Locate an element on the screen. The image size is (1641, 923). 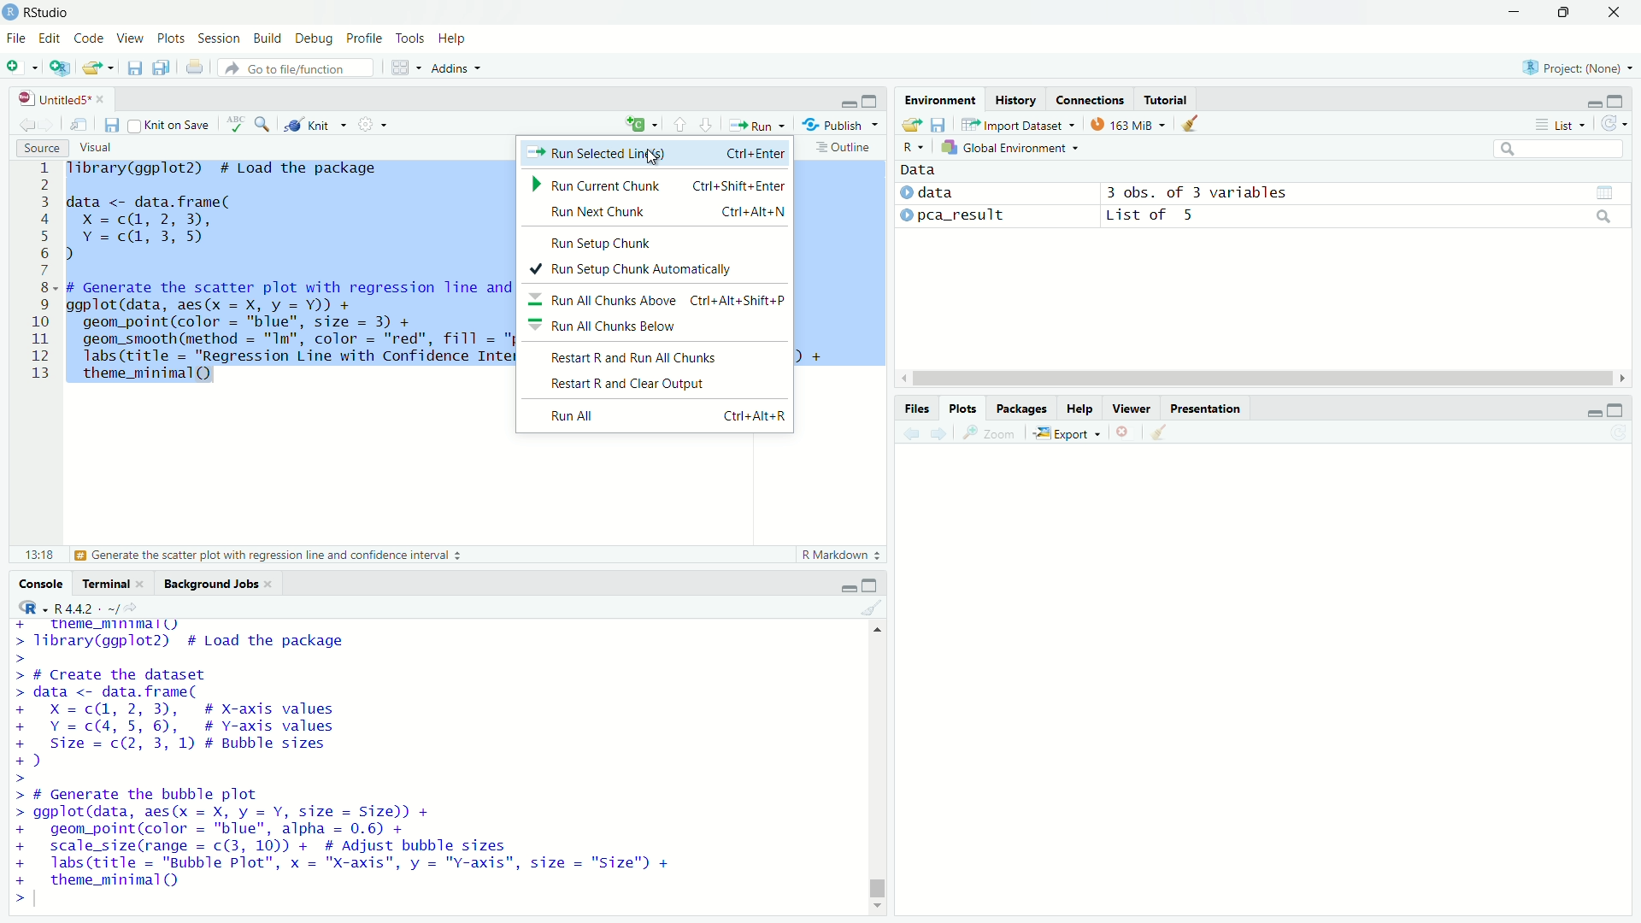
Knit on Save is located at coordinates (170, 124).